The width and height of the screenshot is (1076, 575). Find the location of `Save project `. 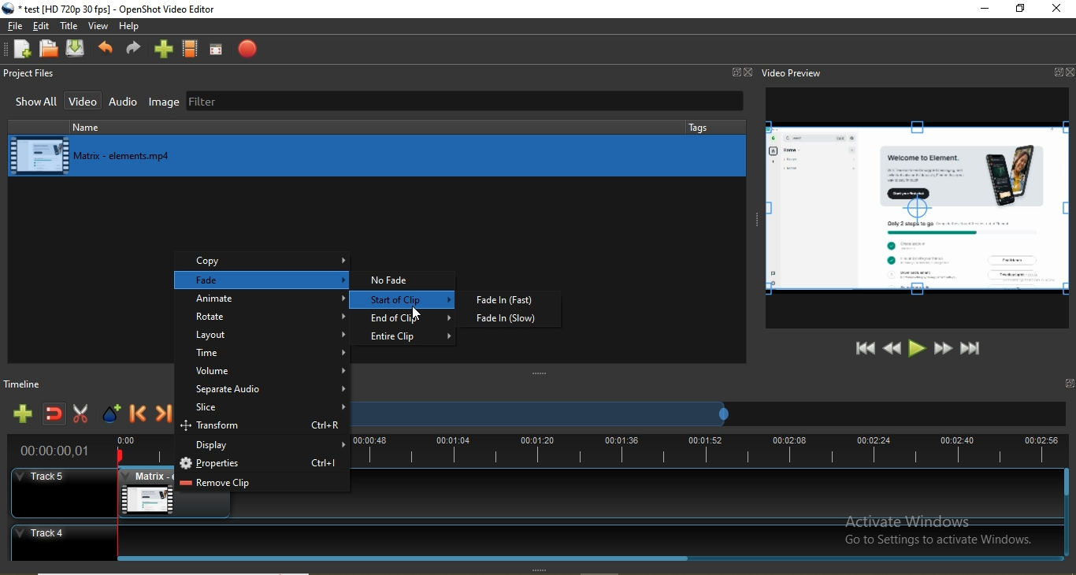

Save project  is located at coordinates (79, 50).